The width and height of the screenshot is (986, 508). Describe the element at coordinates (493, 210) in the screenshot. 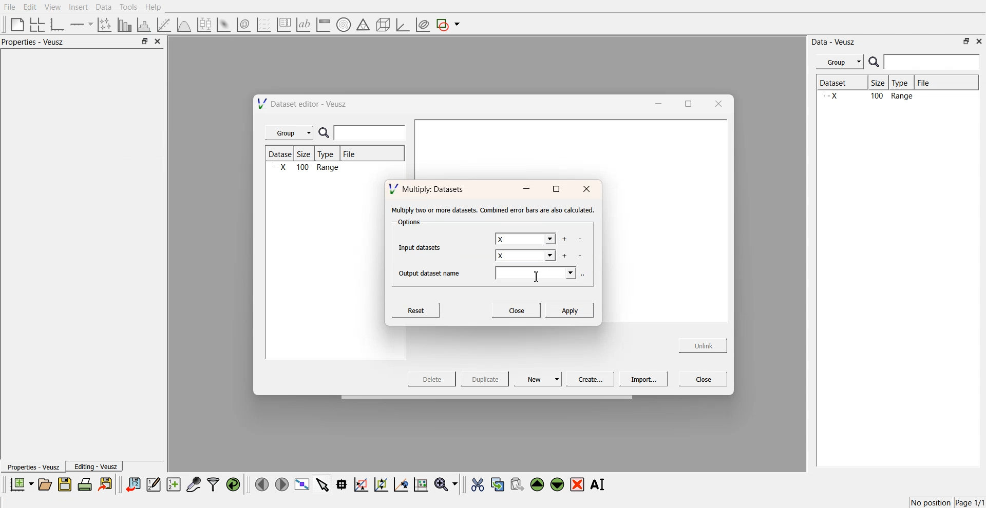

I see `‘Multiply two or more datasets. Combined error bars are also calculated.` at that location.